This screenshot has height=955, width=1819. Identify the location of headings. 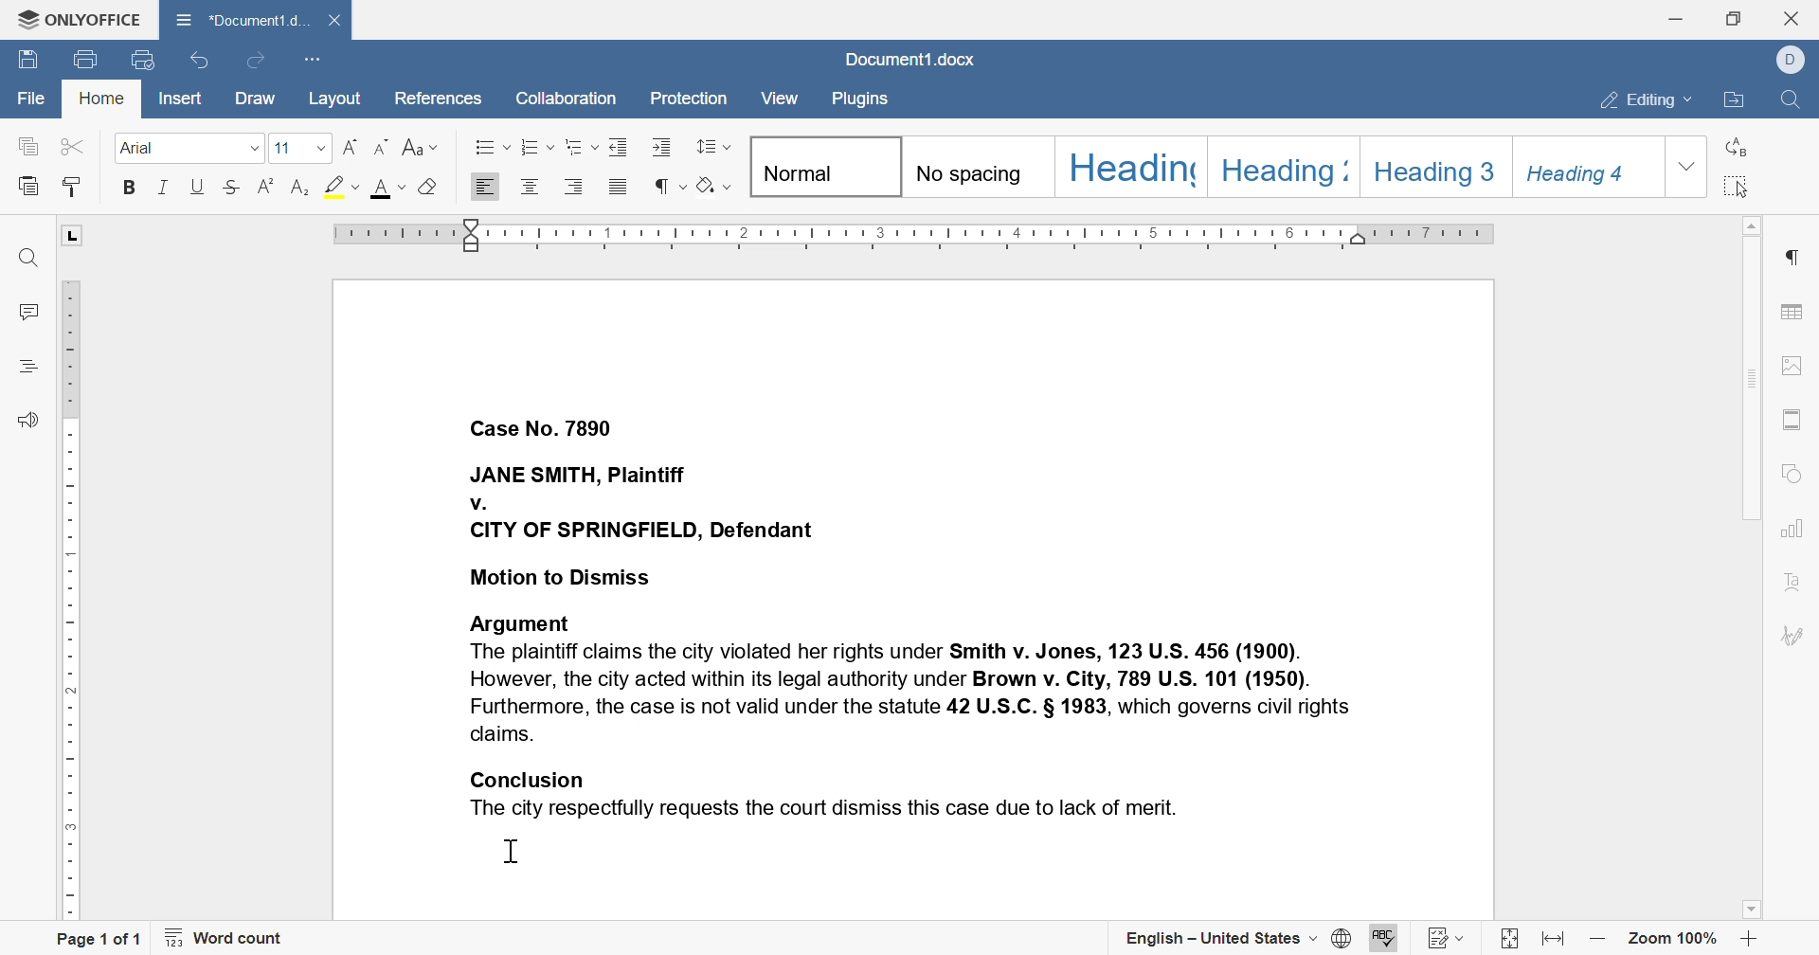
(1205, 166).